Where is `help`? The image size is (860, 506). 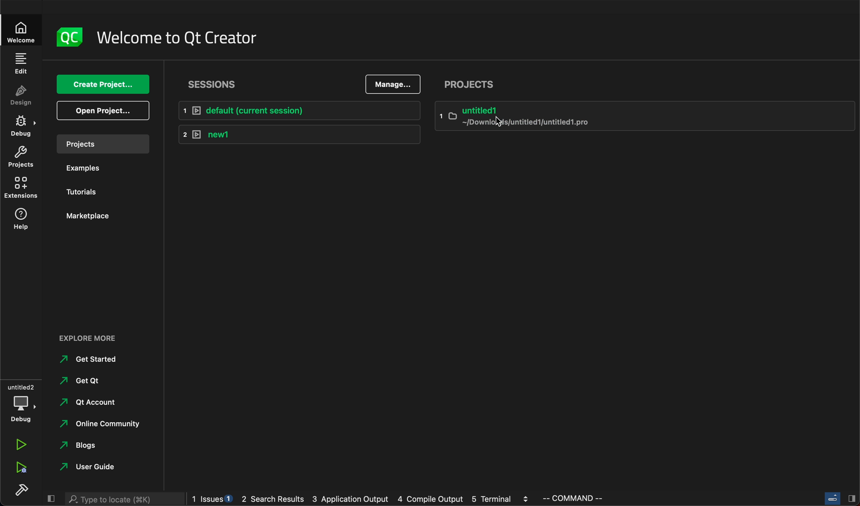 help is located at coordinates (22, 222).